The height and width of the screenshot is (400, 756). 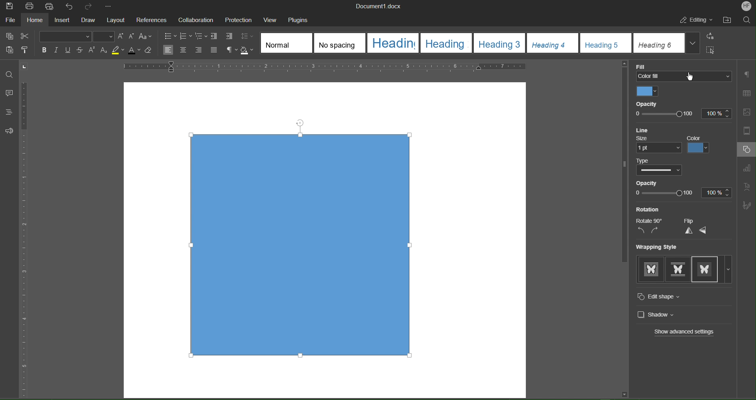 What do you see at coordinates (662, 104) in the screenshot?
I see `Opacity` at bounding box center [662, 104].